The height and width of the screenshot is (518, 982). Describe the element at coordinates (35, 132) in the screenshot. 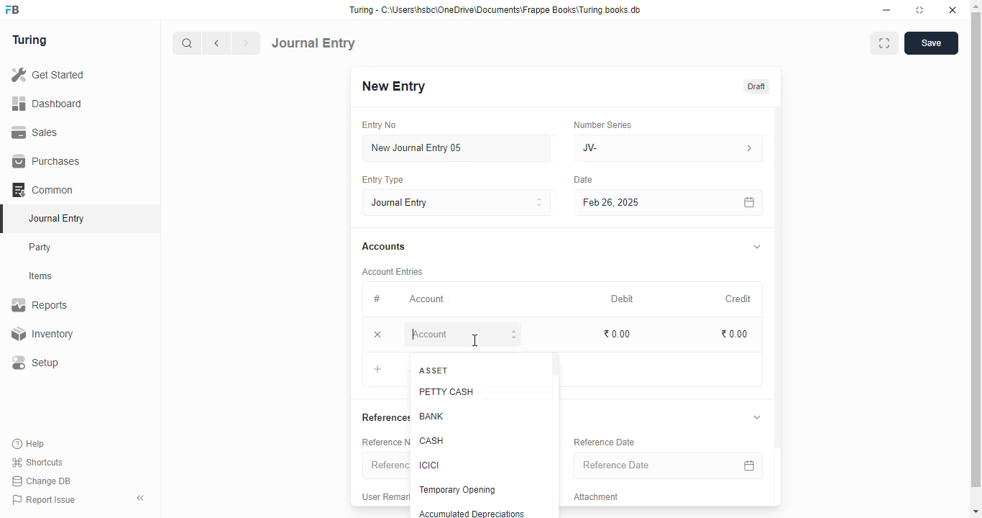

I see `sales` at that location.